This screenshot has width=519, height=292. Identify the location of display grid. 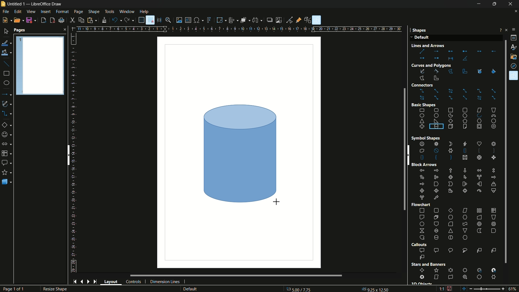
(141, 20).